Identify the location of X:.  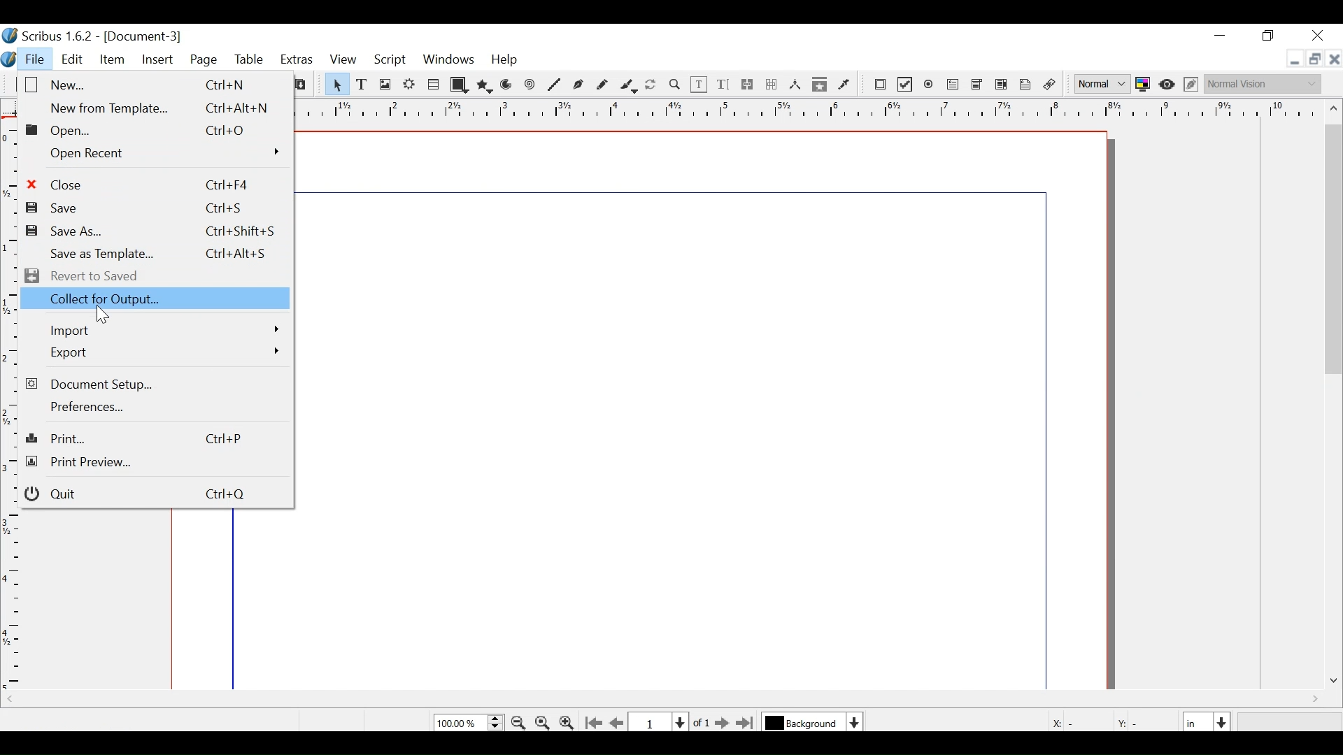
(1055, 721).